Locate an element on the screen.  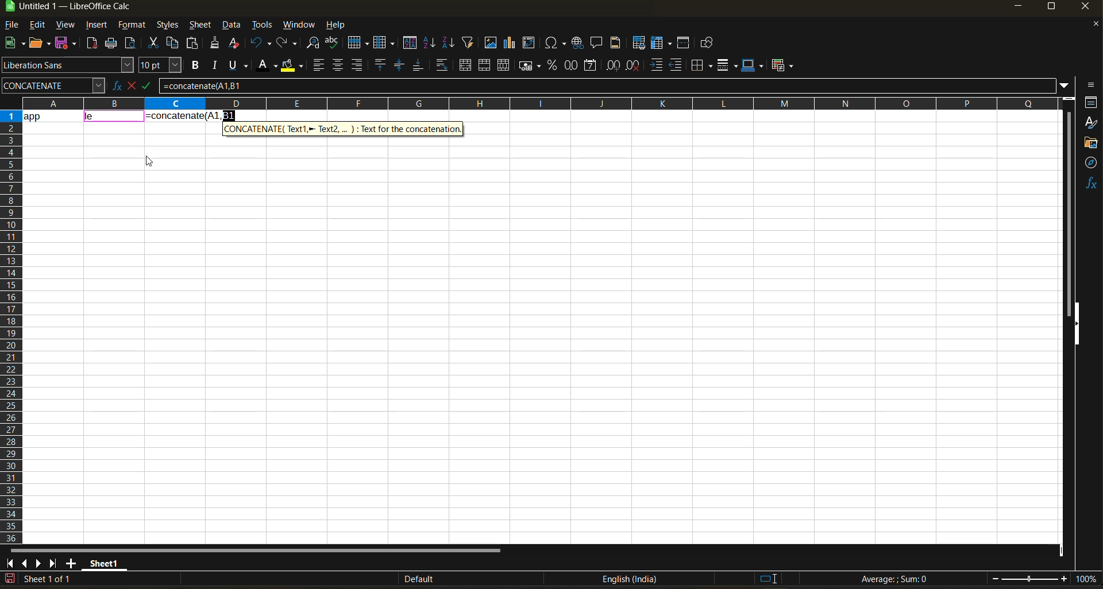
scroll to next sheet is located at coordinates (38, 563).